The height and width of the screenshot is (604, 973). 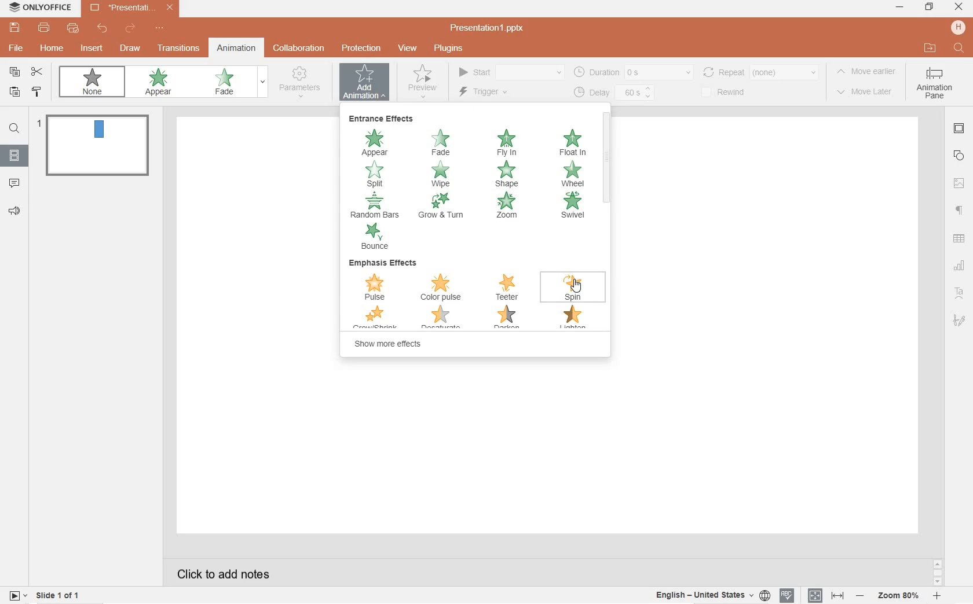 What do you see at coordinates (959, 156) in the screenshot?
I see `shape settings` at bounding box center [959, 156].